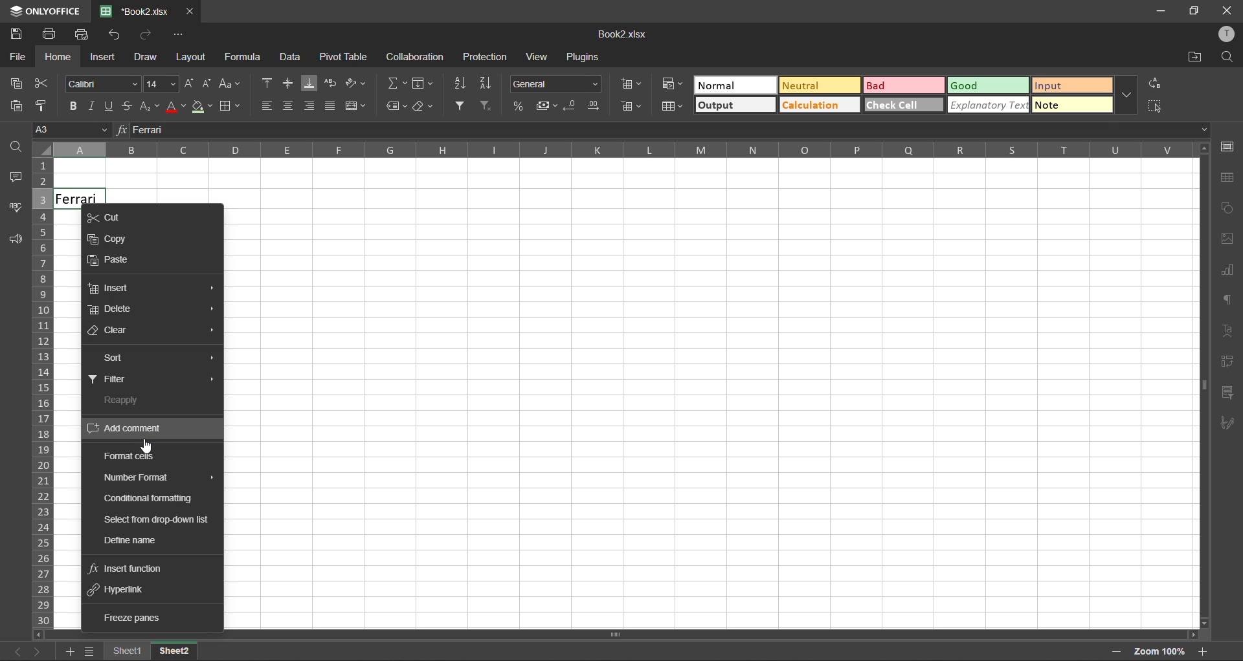 This screenshot has height=661, width=1243. I want to click on text, so click(1231, 332).